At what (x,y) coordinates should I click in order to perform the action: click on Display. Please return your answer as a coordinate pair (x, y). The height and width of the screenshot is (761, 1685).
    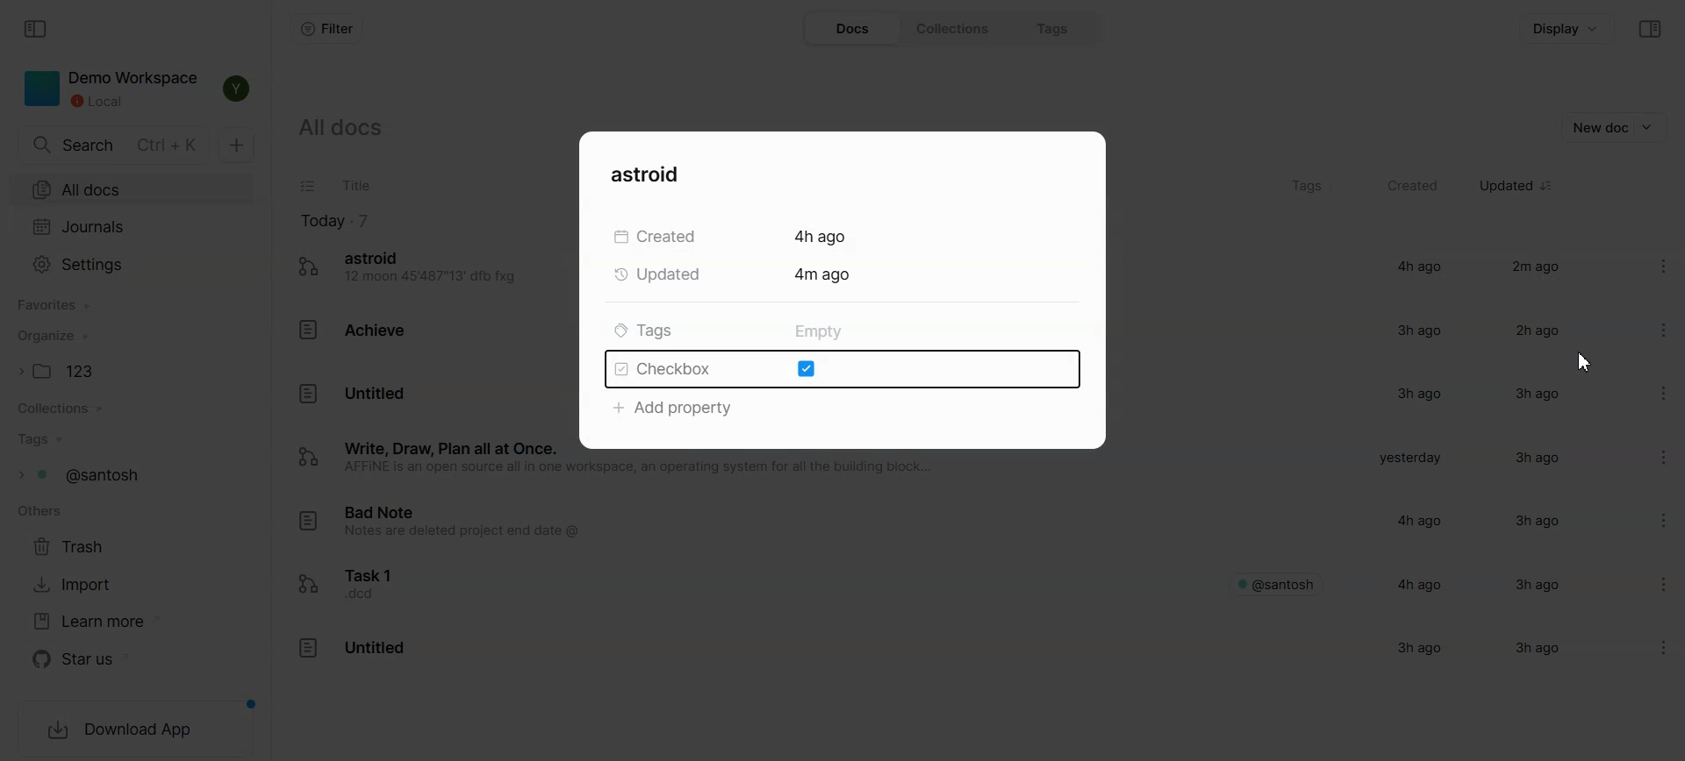
    Looking at the image, I should click on (1568, 28).